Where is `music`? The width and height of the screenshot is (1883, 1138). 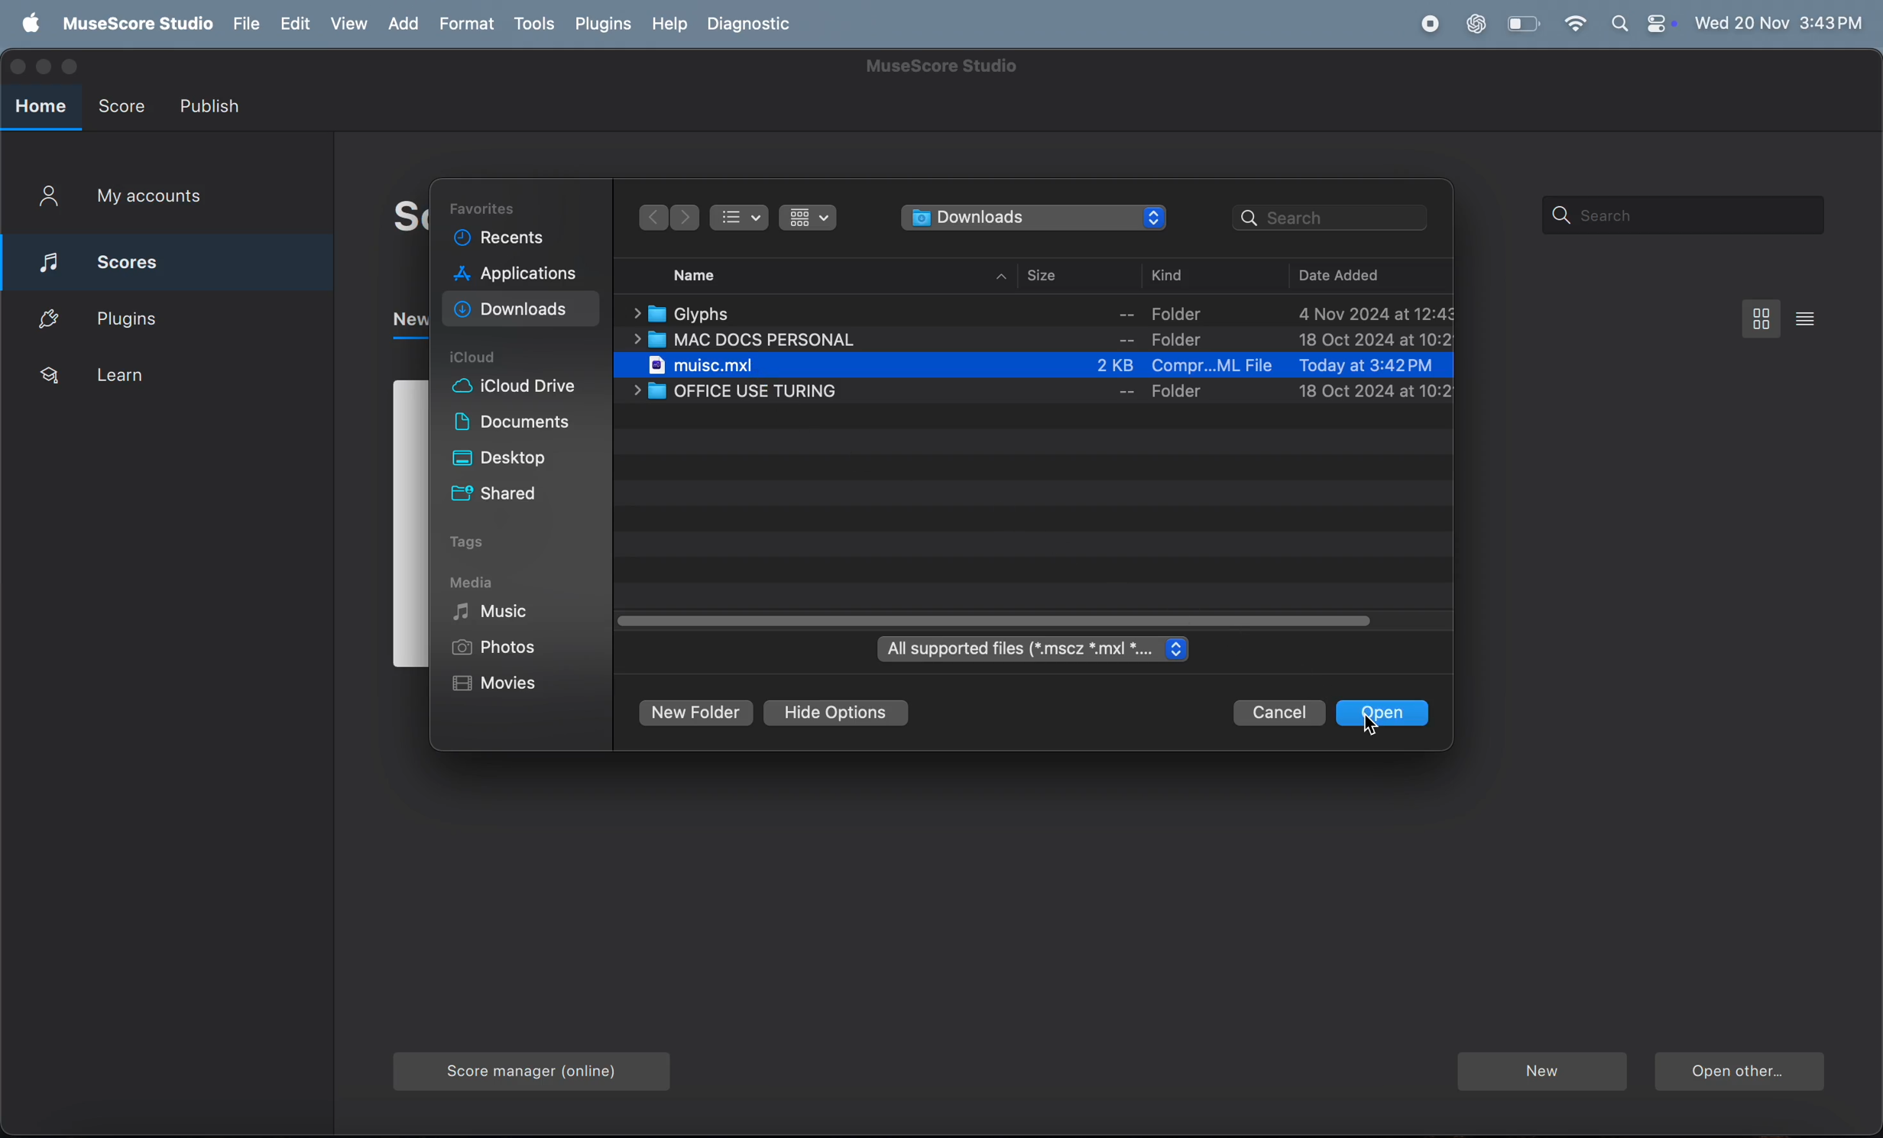
music is located at coordinates (1047, 367).